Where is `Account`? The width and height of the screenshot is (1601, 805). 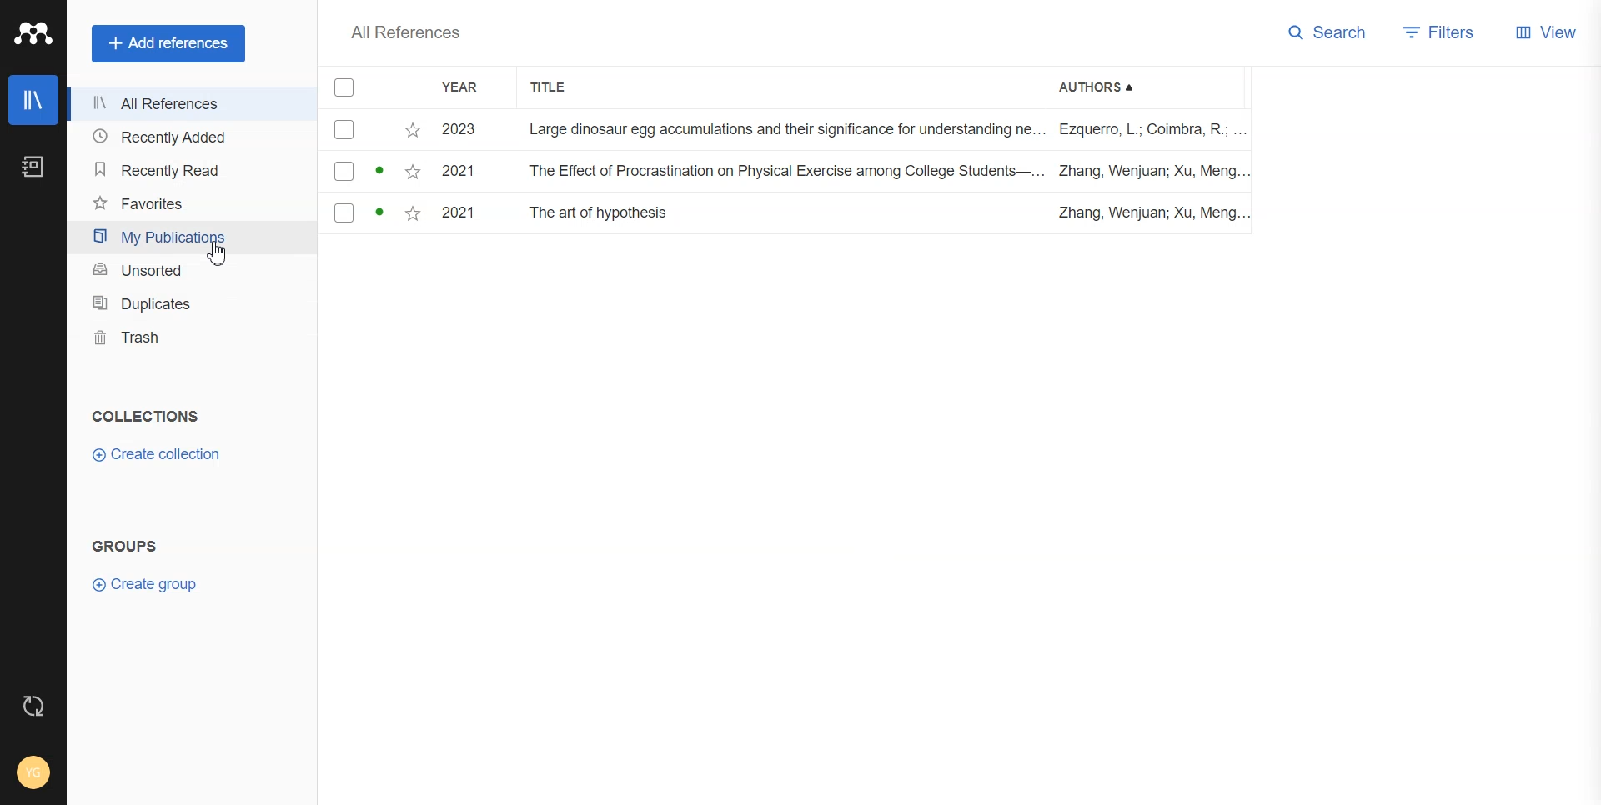
Account is located at coordinates (32, 772).